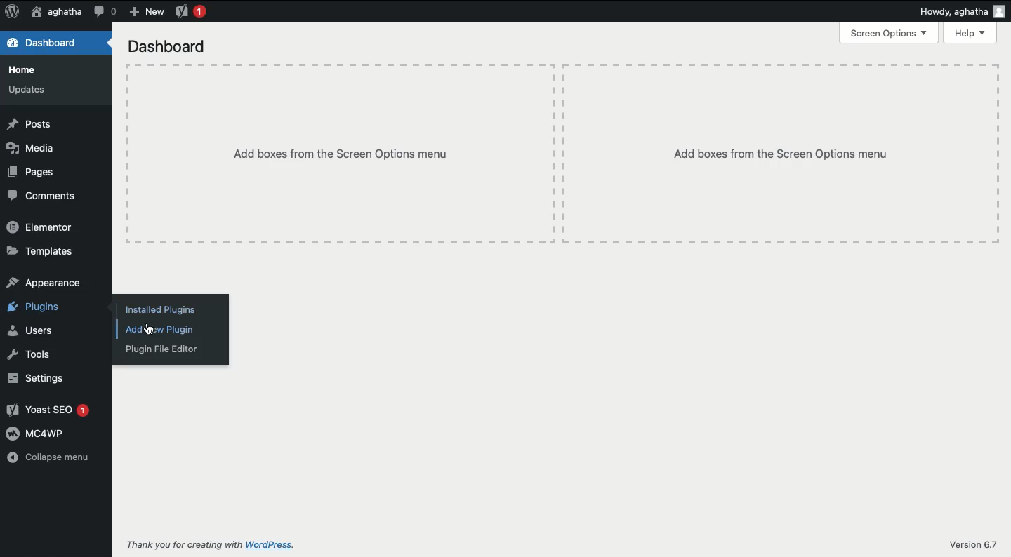 This screenshot has height=557, width=1011. Describe the element at coordinates (347, 158) in the screenshot. I see `Add boxes from the screen option menu` at that location.